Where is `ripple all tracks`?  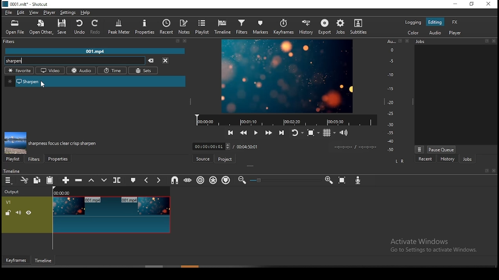
ripple all tracks is located at coordinates (214, 180).